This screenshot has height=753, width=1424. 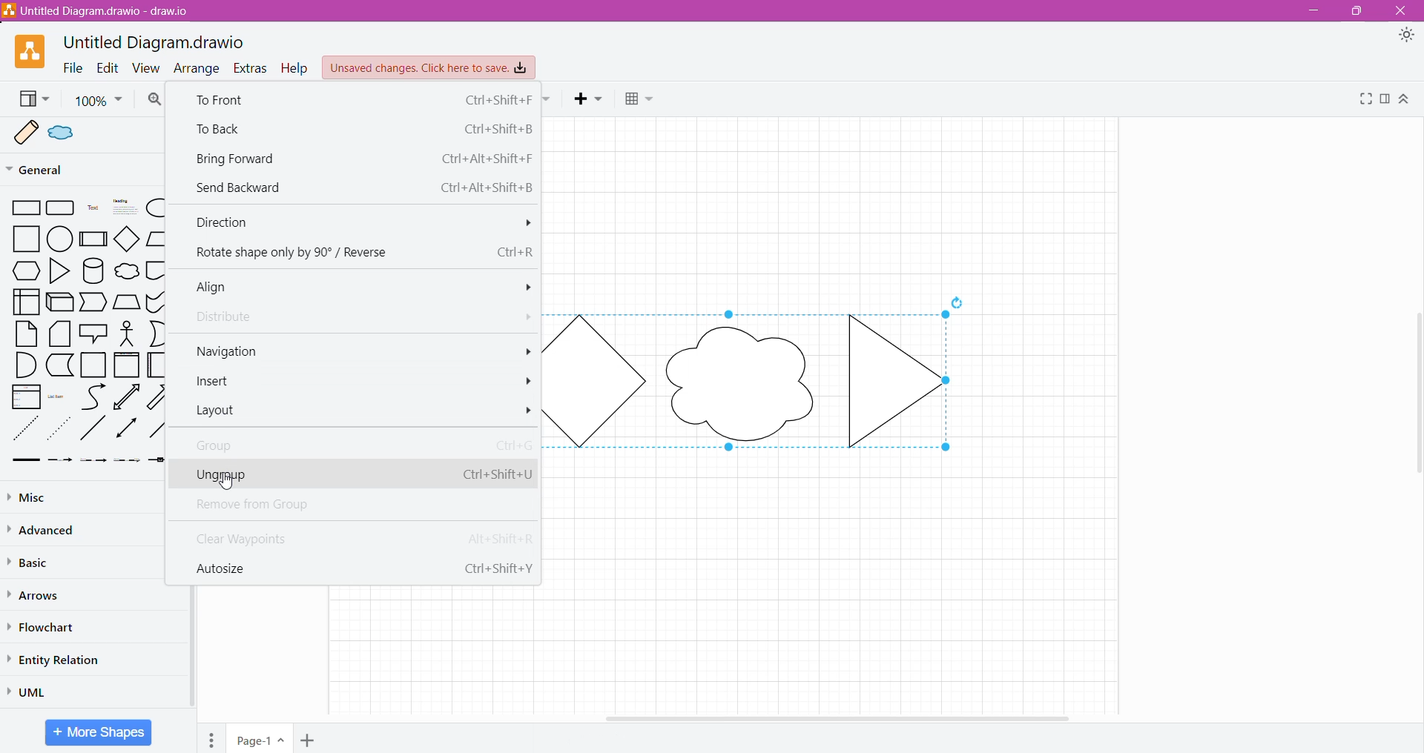 What do you see at coordinates (63, 660) in the screenshot?
I see `Entity Relation` at bounding box center [63, 660].